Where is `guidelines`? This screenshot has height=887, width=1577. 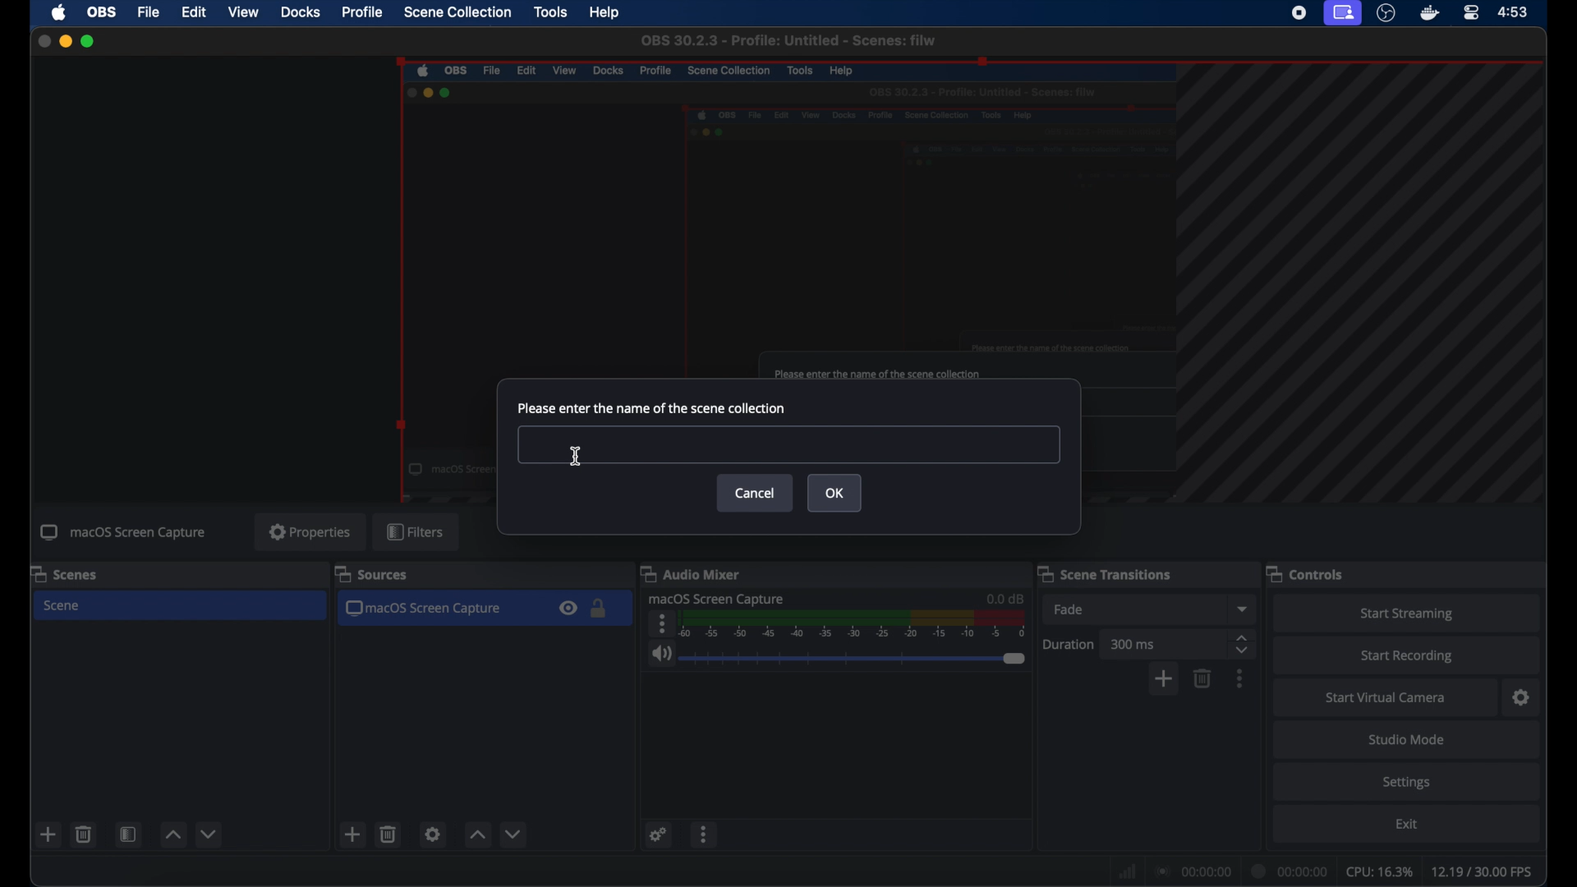 guidelines is located at coordinates (1367, 287).